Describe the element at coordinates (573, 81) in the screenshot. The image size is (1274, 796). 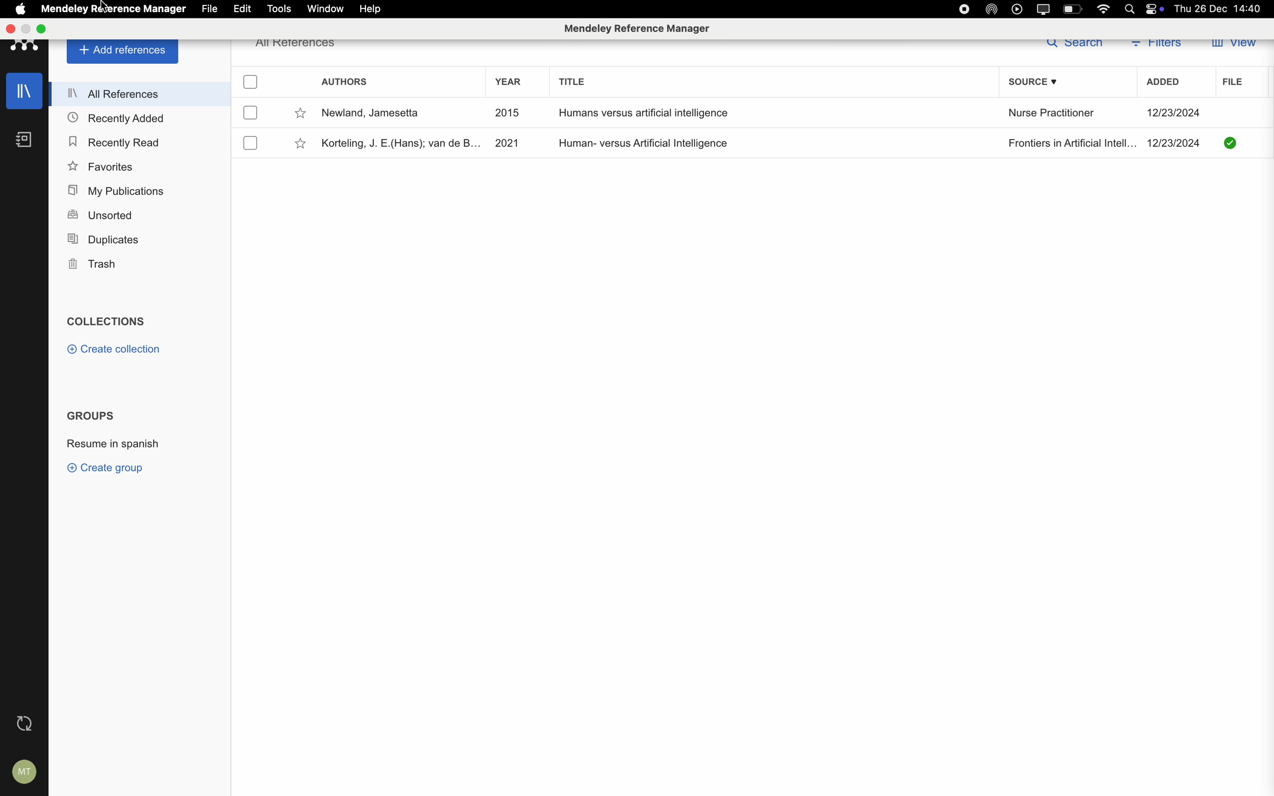
I see `title` at that location.